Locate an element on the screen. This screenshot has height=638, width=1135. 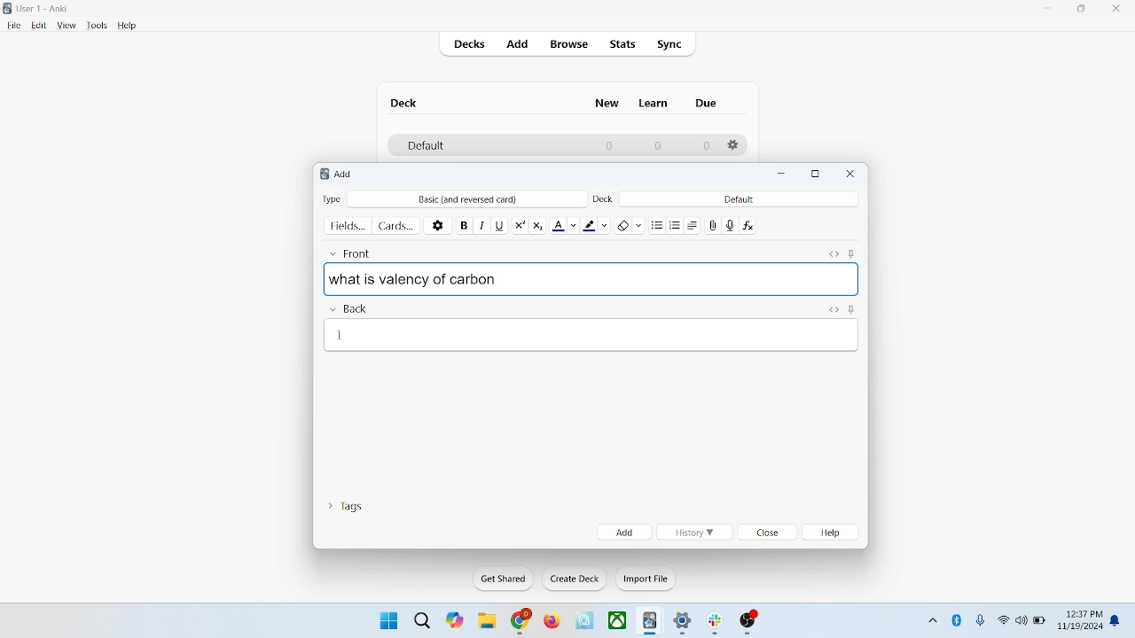
options is located at coordinates (734, 145).